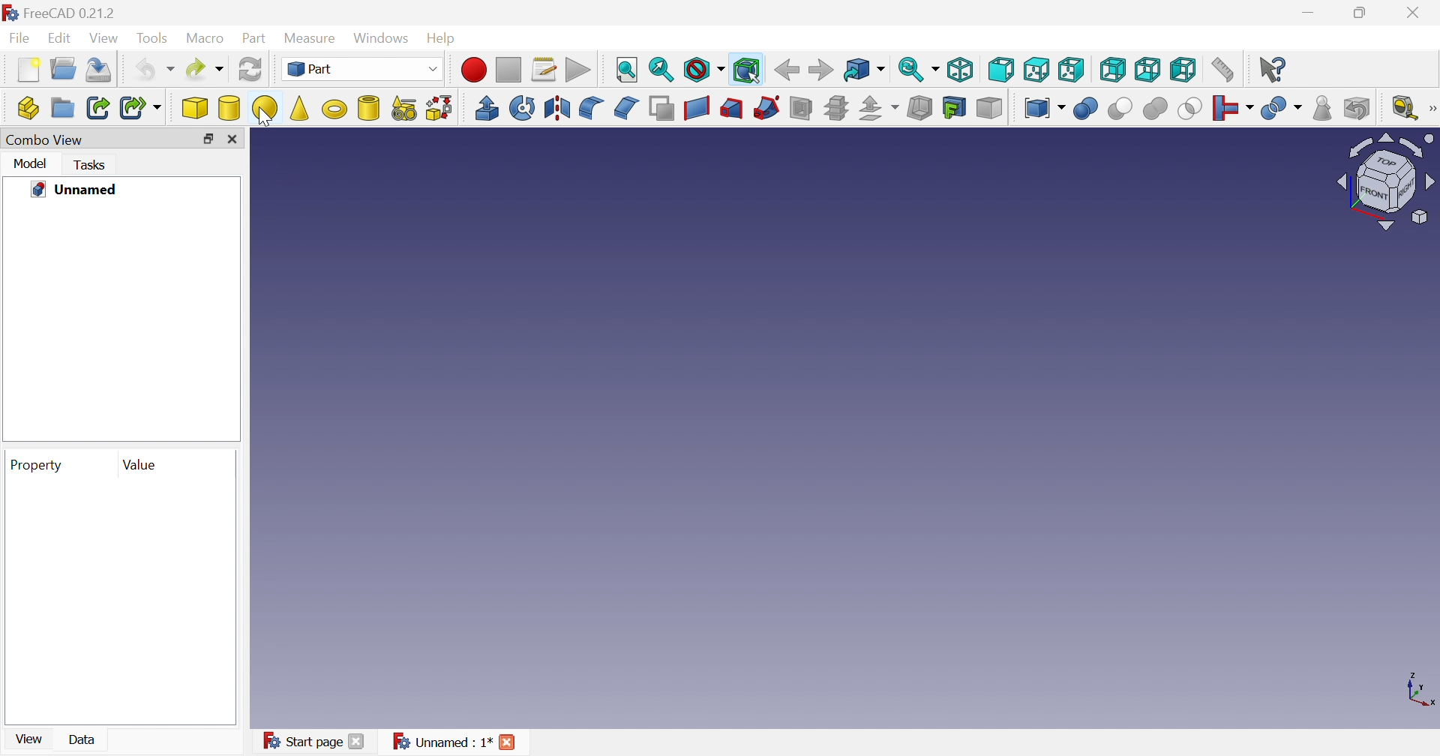  What do you see at coordinates (101, 70) in the screenshot?
I see `Save` at bounding box center [101, 70].